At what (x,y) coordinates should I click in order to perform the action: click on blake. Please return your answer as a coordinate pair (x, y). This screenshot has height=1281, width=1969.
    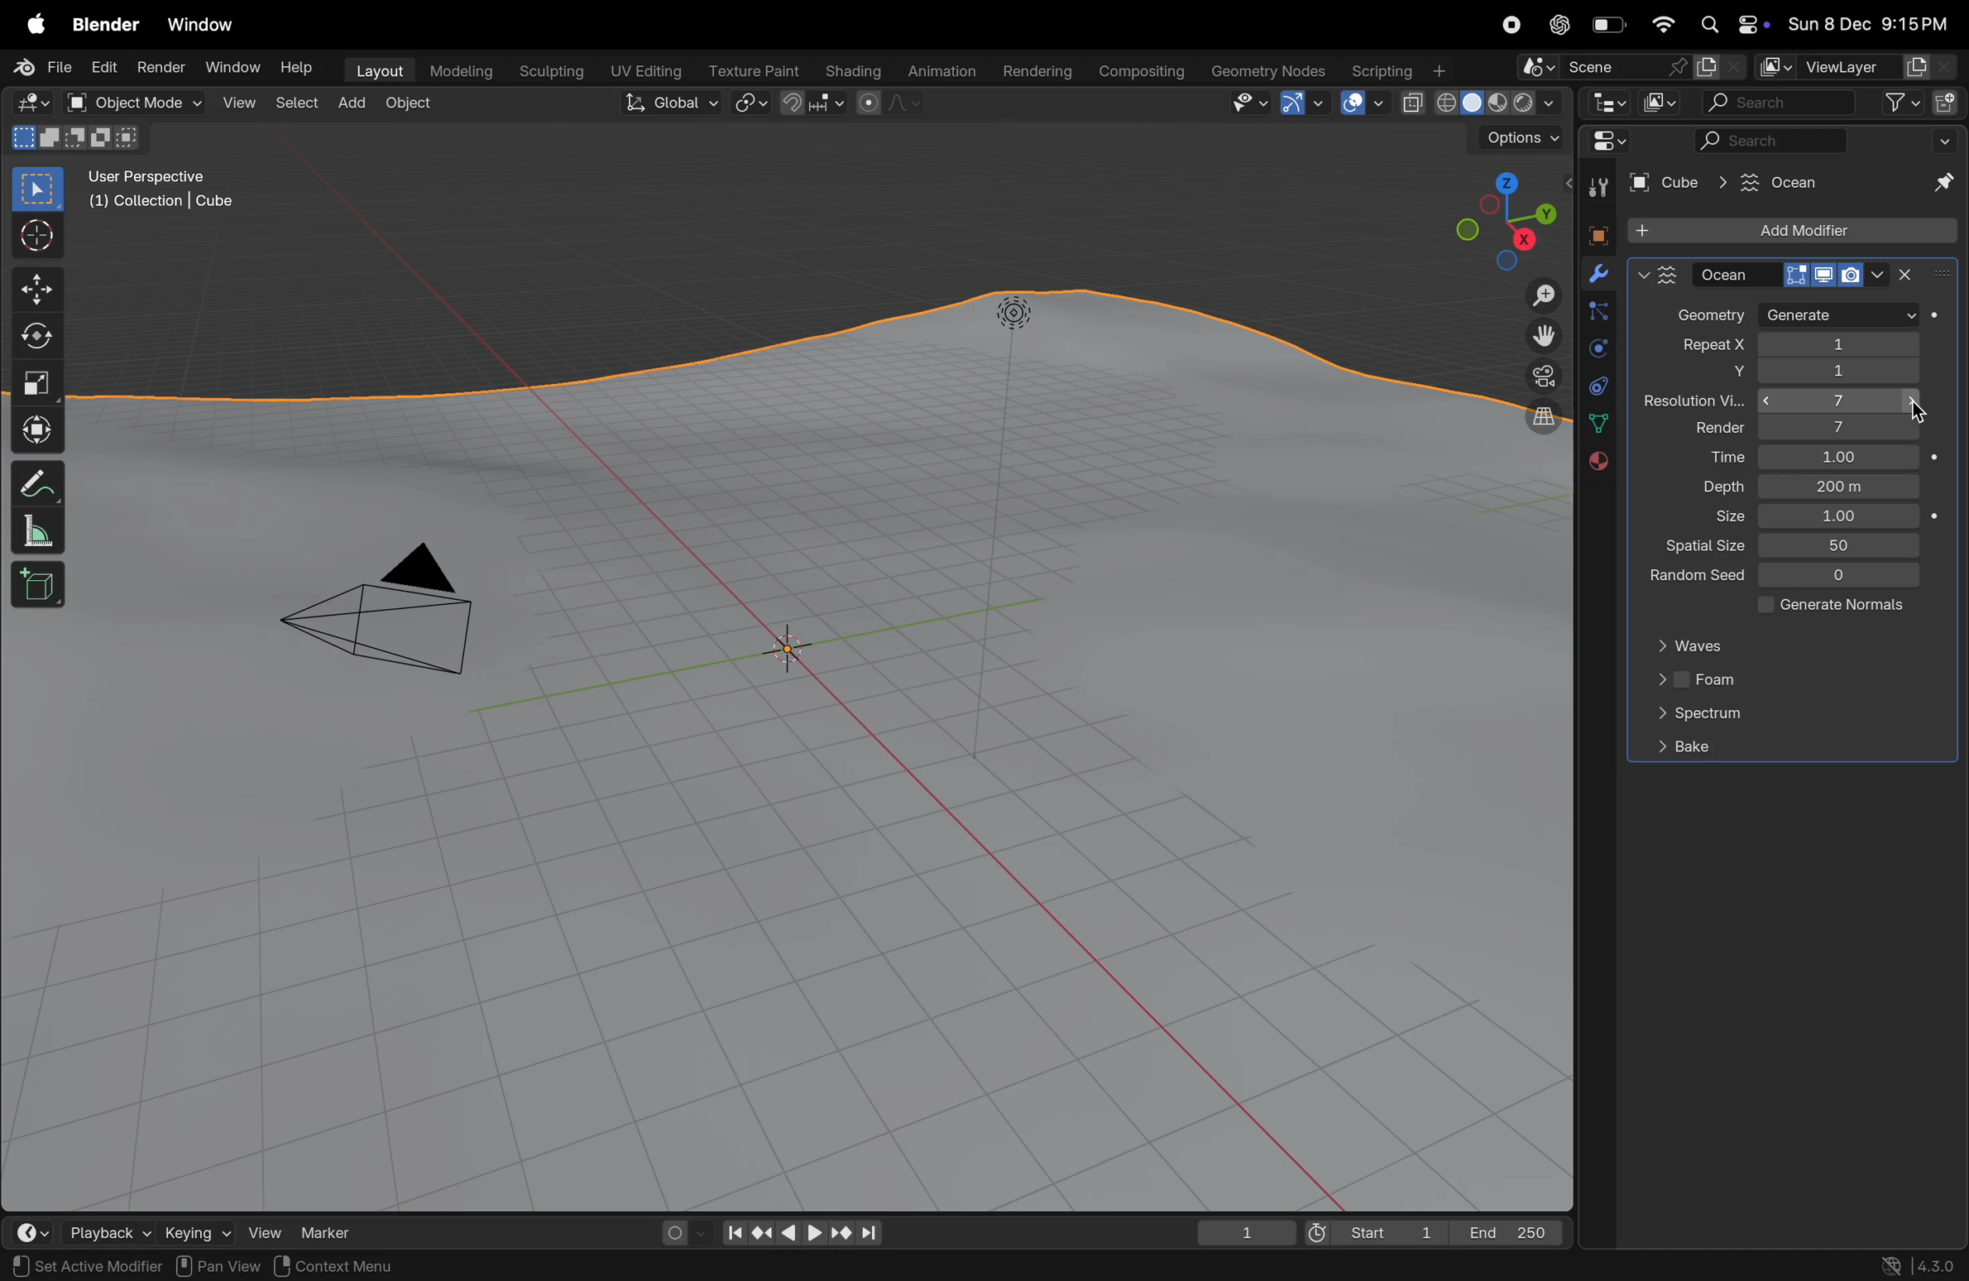
    Looking at the image, I should click on (1683, 746).